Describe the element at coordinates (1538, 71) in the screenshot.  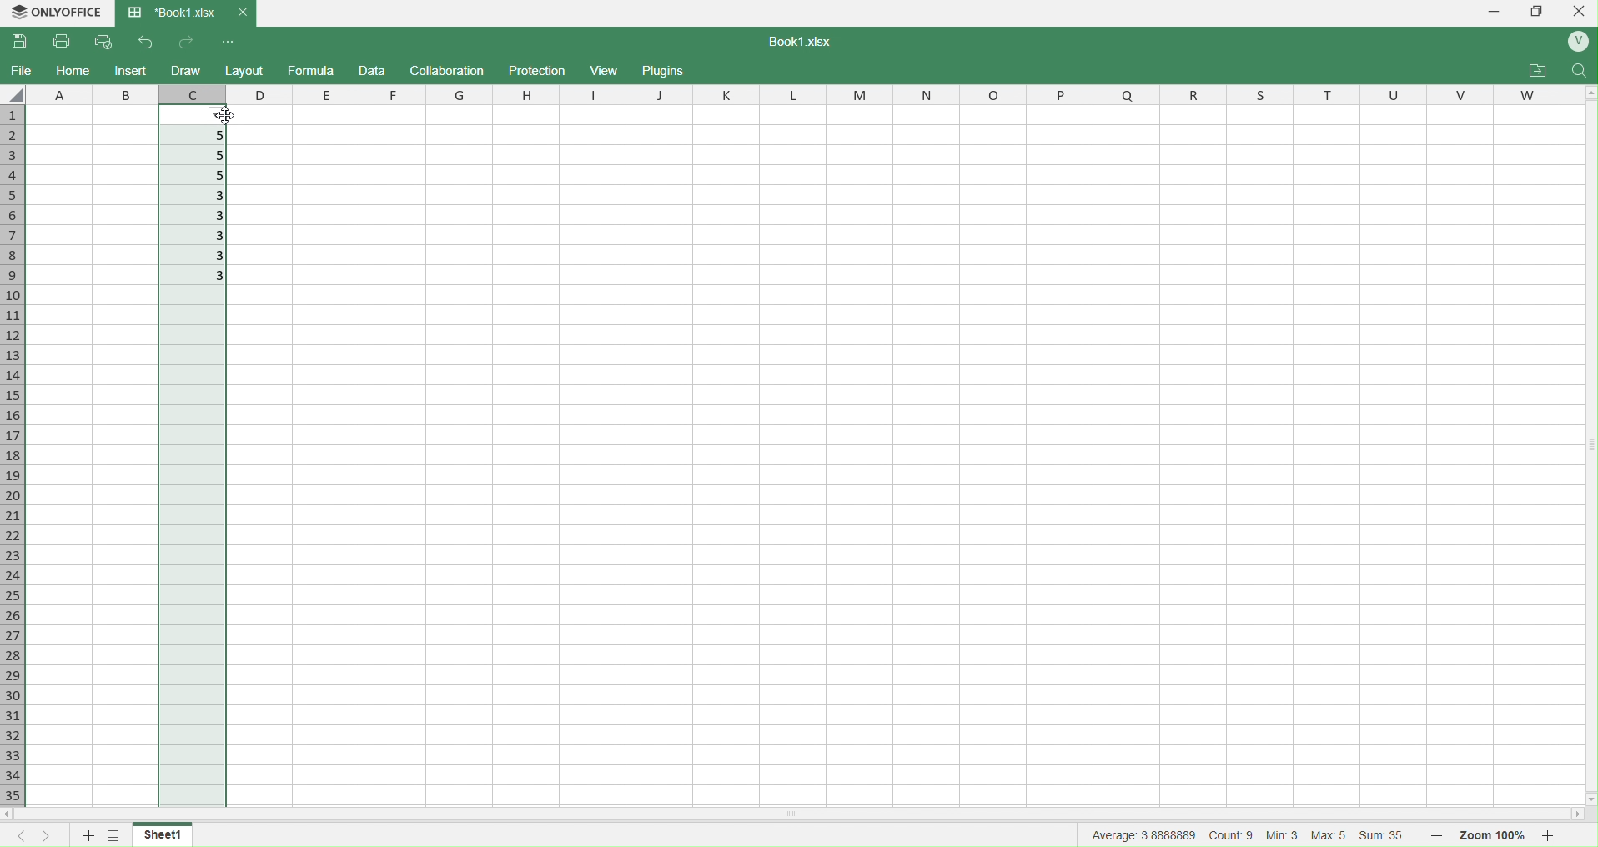
I see `Open File location` at that location.